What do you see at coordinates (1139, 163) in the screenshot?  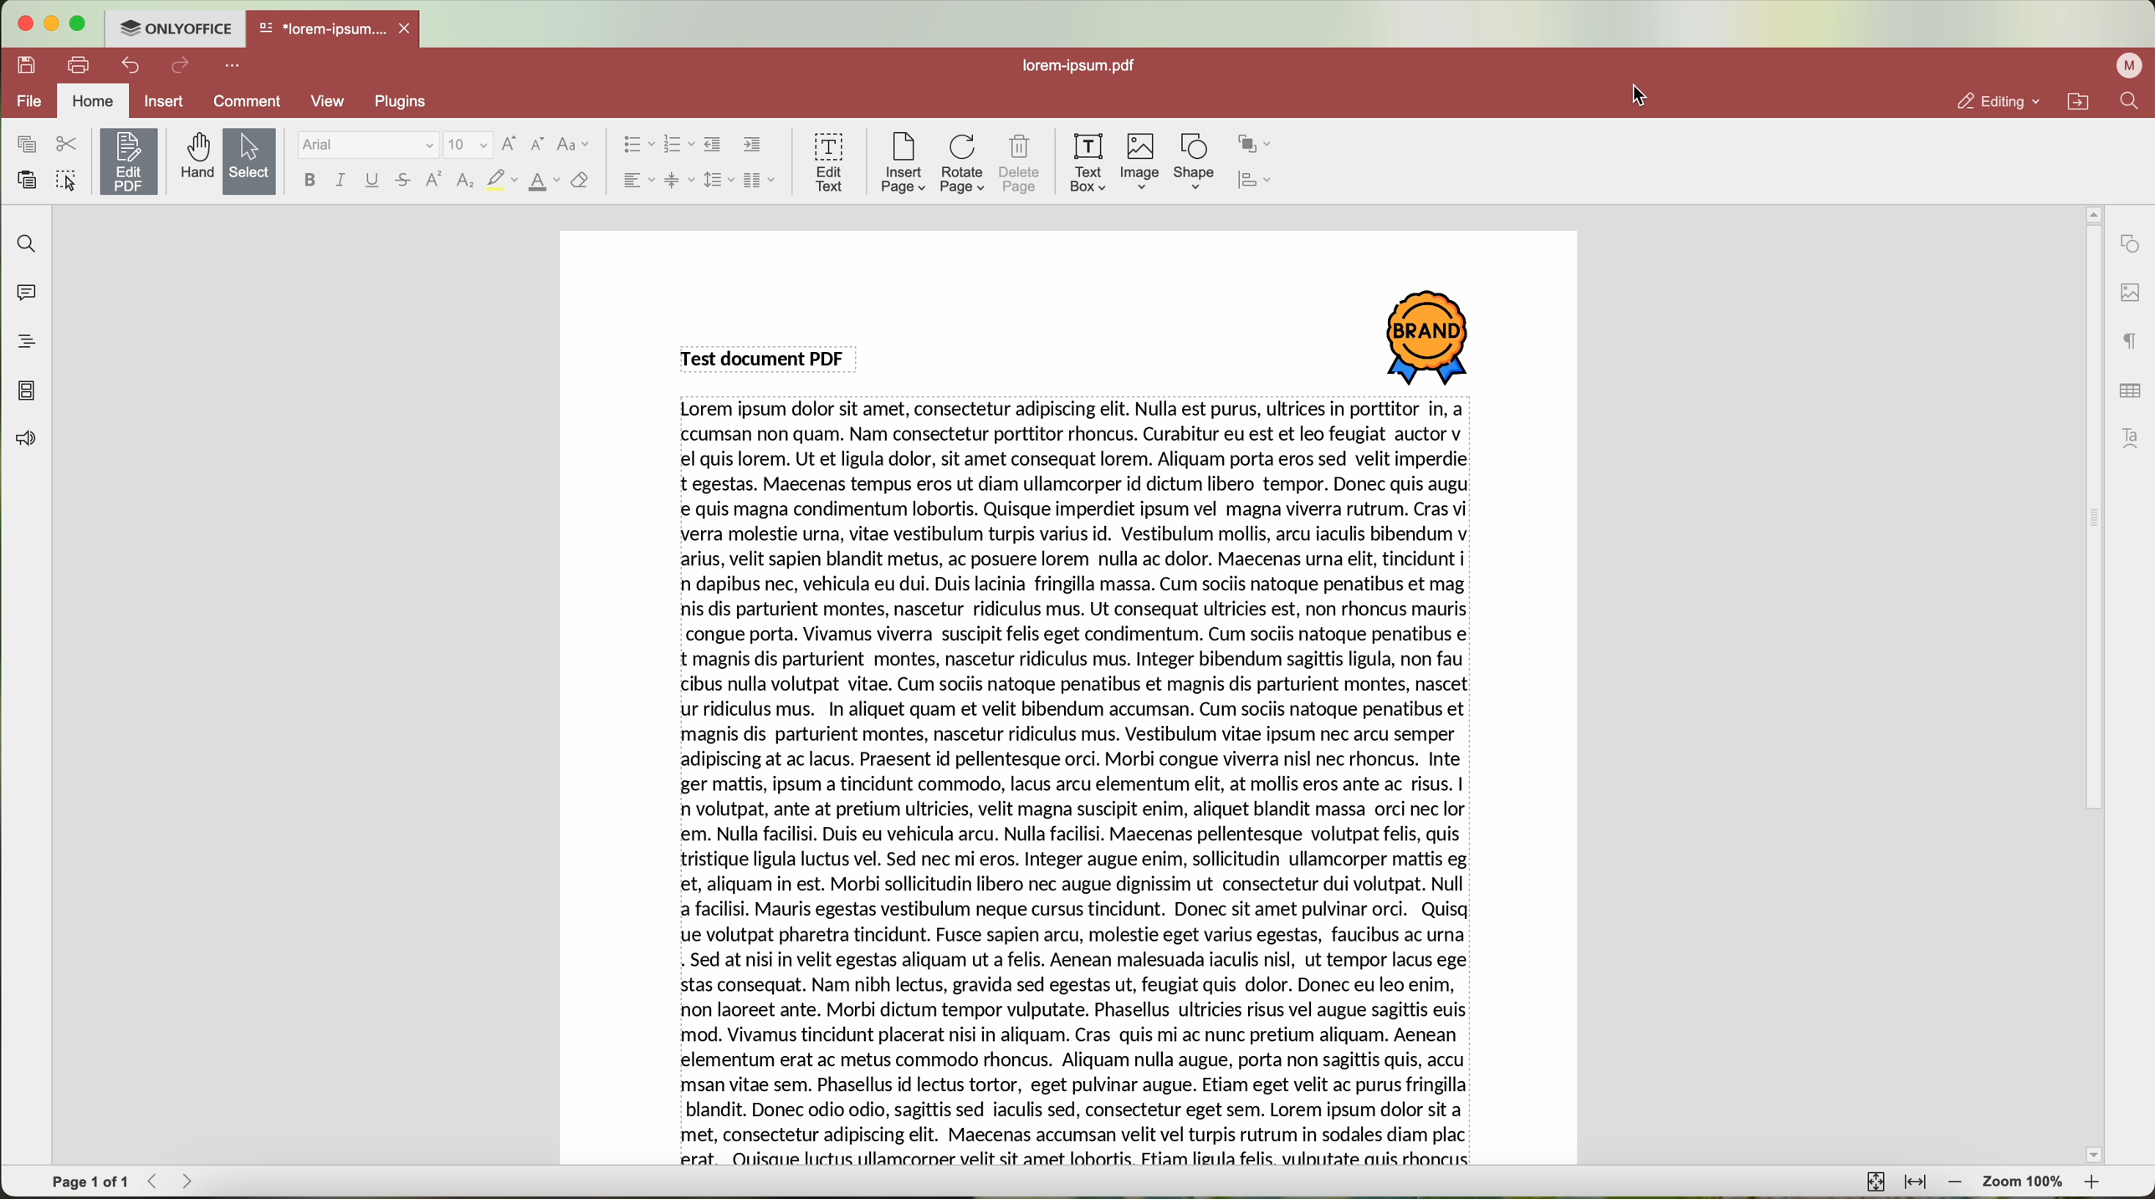 I see `click on image` at bounding box center [1139, 163].